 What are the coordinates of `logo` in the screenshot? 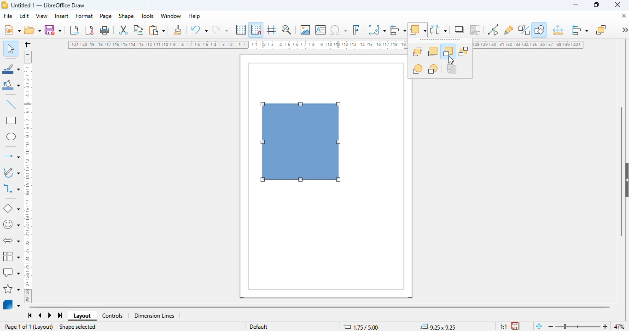 It's located at (5, 5).